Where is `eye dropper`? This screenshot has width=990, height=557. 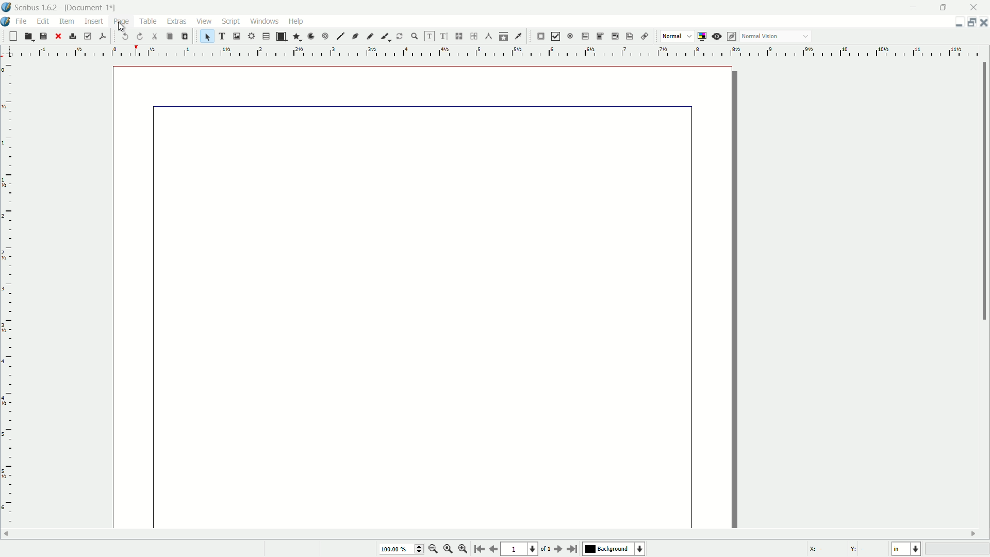 eye dropper is located at coordinates (520, 36).